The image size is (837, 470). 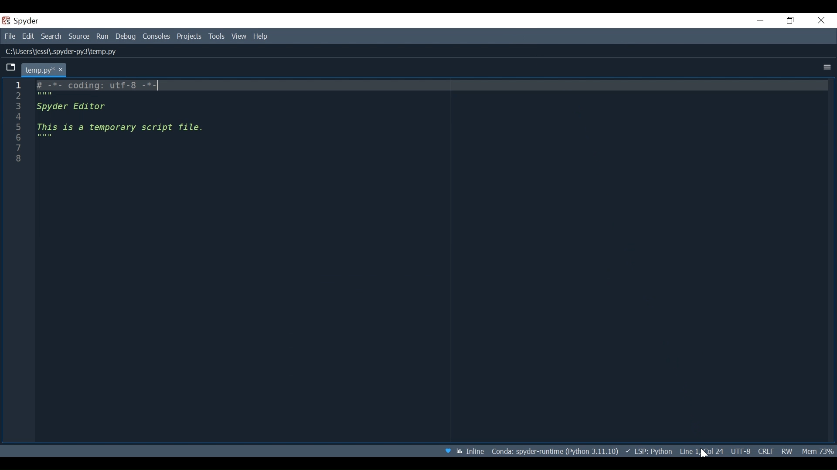 What do you see at coordinates (786, 451) in the screenshot?
I see `File permission` at bounding box center [786, 451].